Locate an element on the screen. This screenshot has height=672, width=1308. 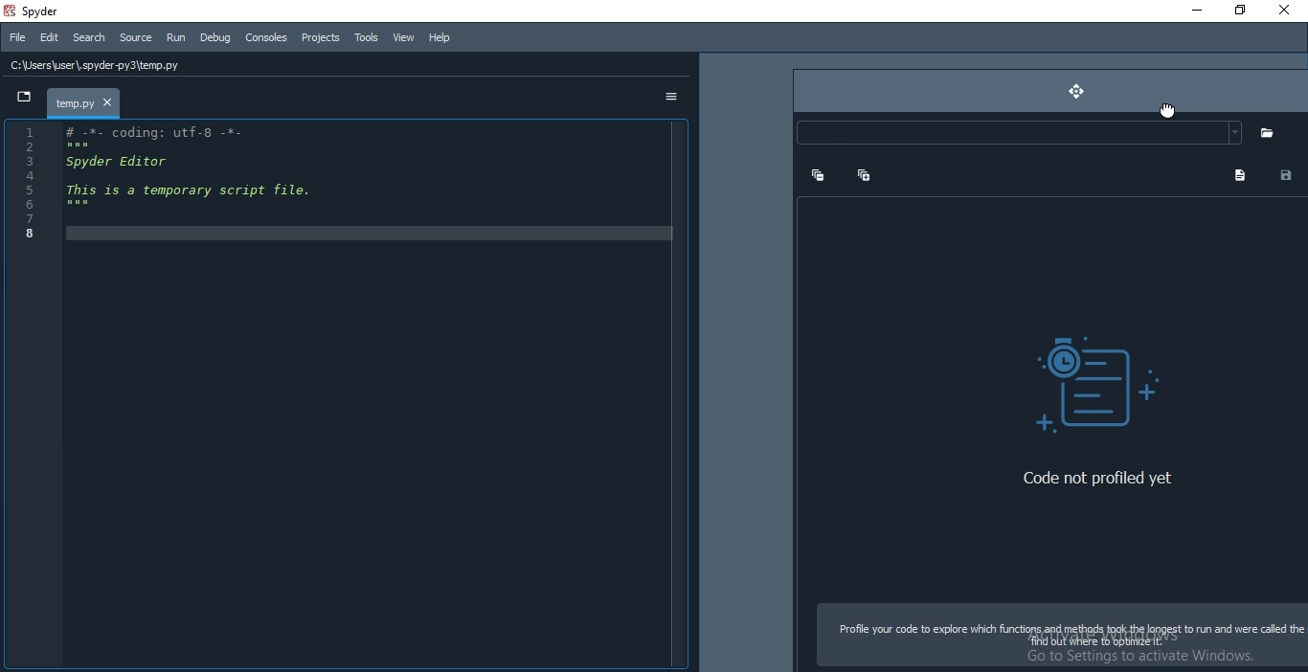
Close is located at coordinates (1286, 11).